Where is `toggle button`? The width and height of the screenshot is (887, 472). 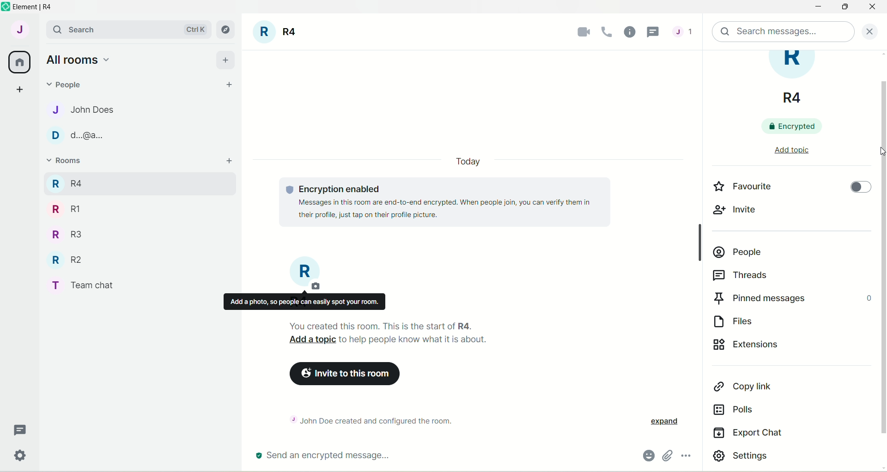
toggle button is located at coordinates (861, 187).